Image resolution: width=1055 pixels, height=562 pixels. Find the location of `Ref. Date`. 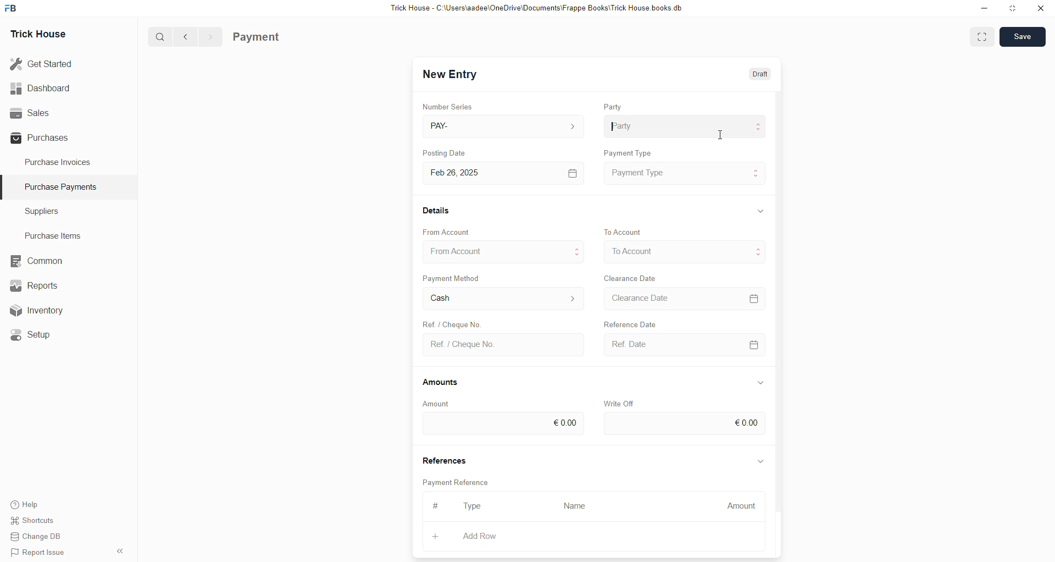

Ref. Date is located at coordinates (681, 344).